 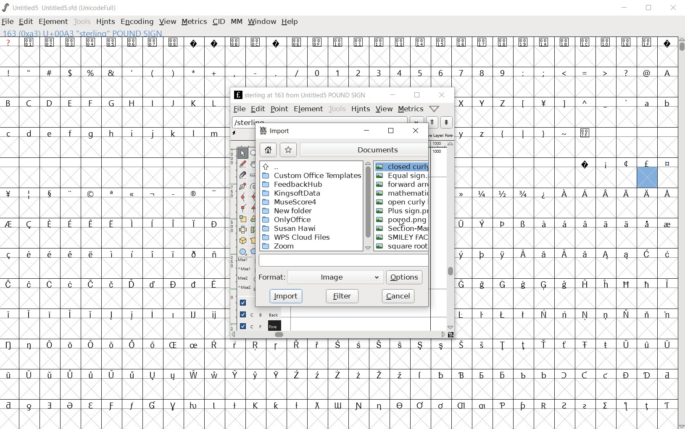 I want to click on Symbol, so click(x=296, y=406).